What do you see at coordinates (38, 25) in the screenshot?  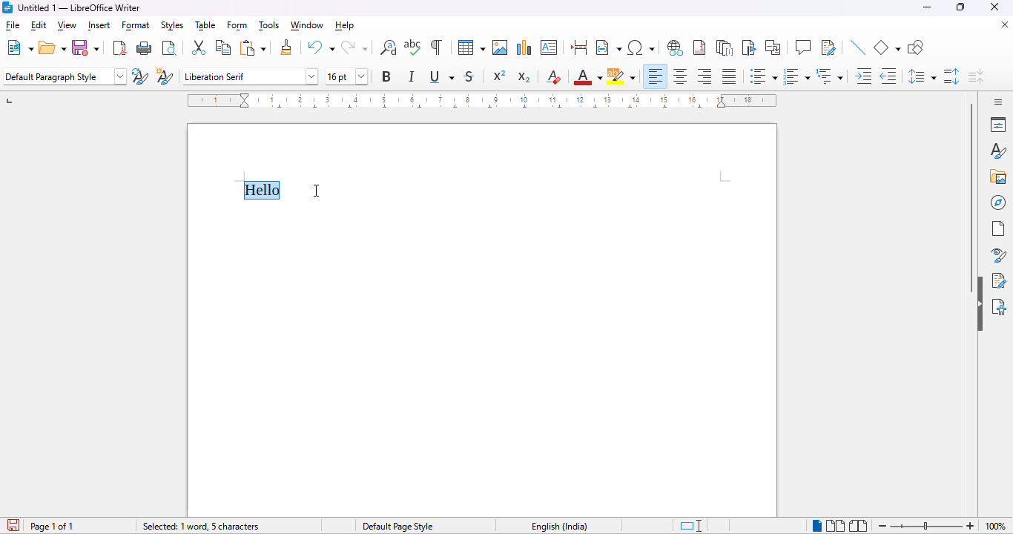 I see `edit` at bounding box center [38, 25].